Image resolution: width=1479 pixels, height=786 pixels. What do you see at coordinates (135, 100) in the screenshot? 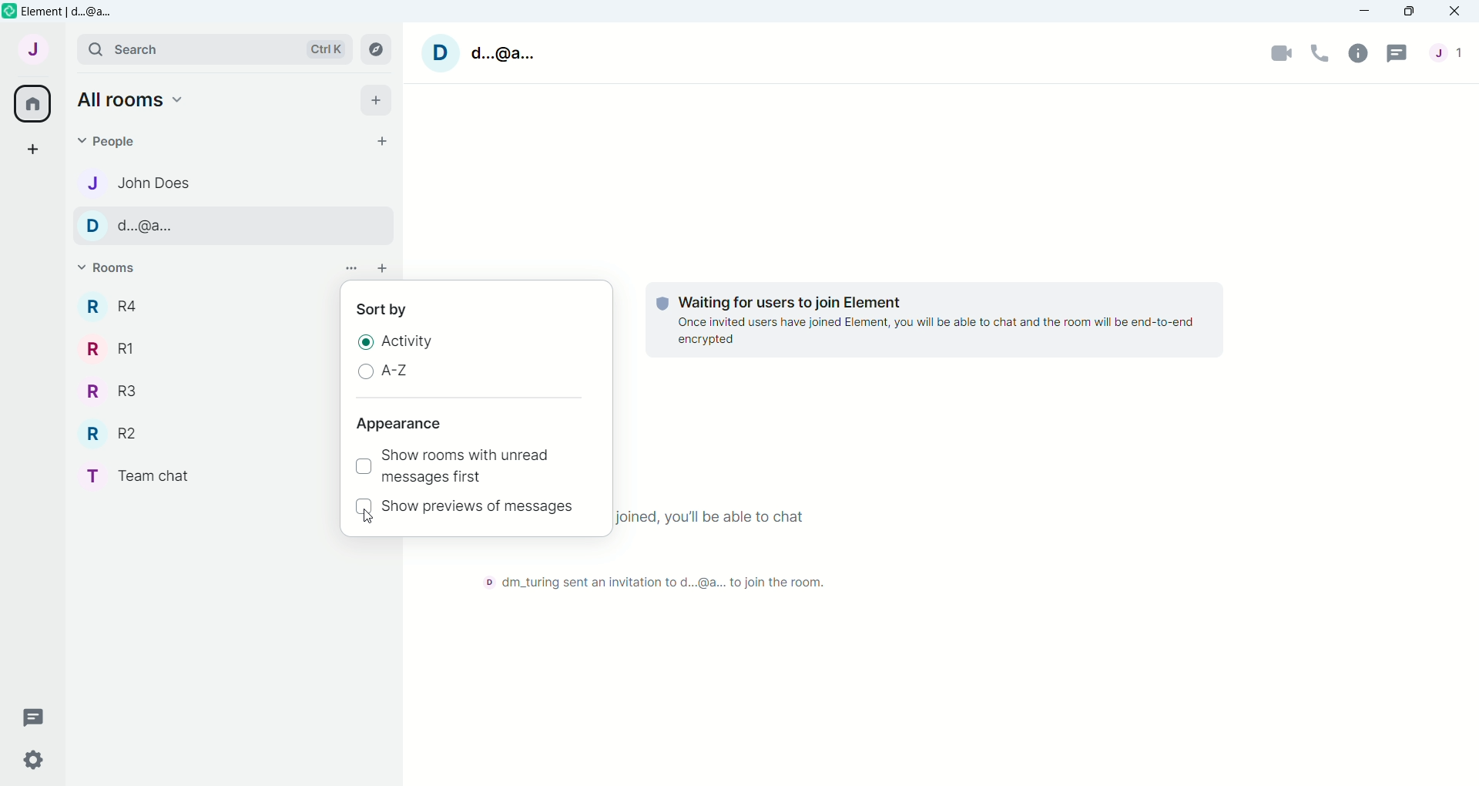
I see `Home Options` at bounding box center [135, 100].